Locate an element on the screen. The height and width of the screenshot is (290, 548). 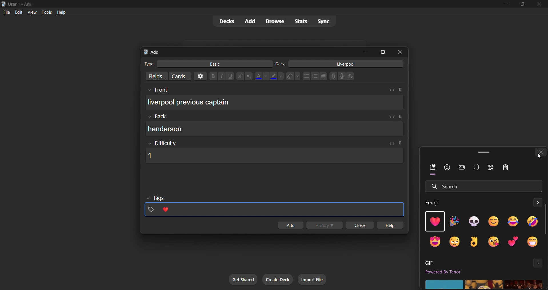
file is located at coordinates (5, 12).